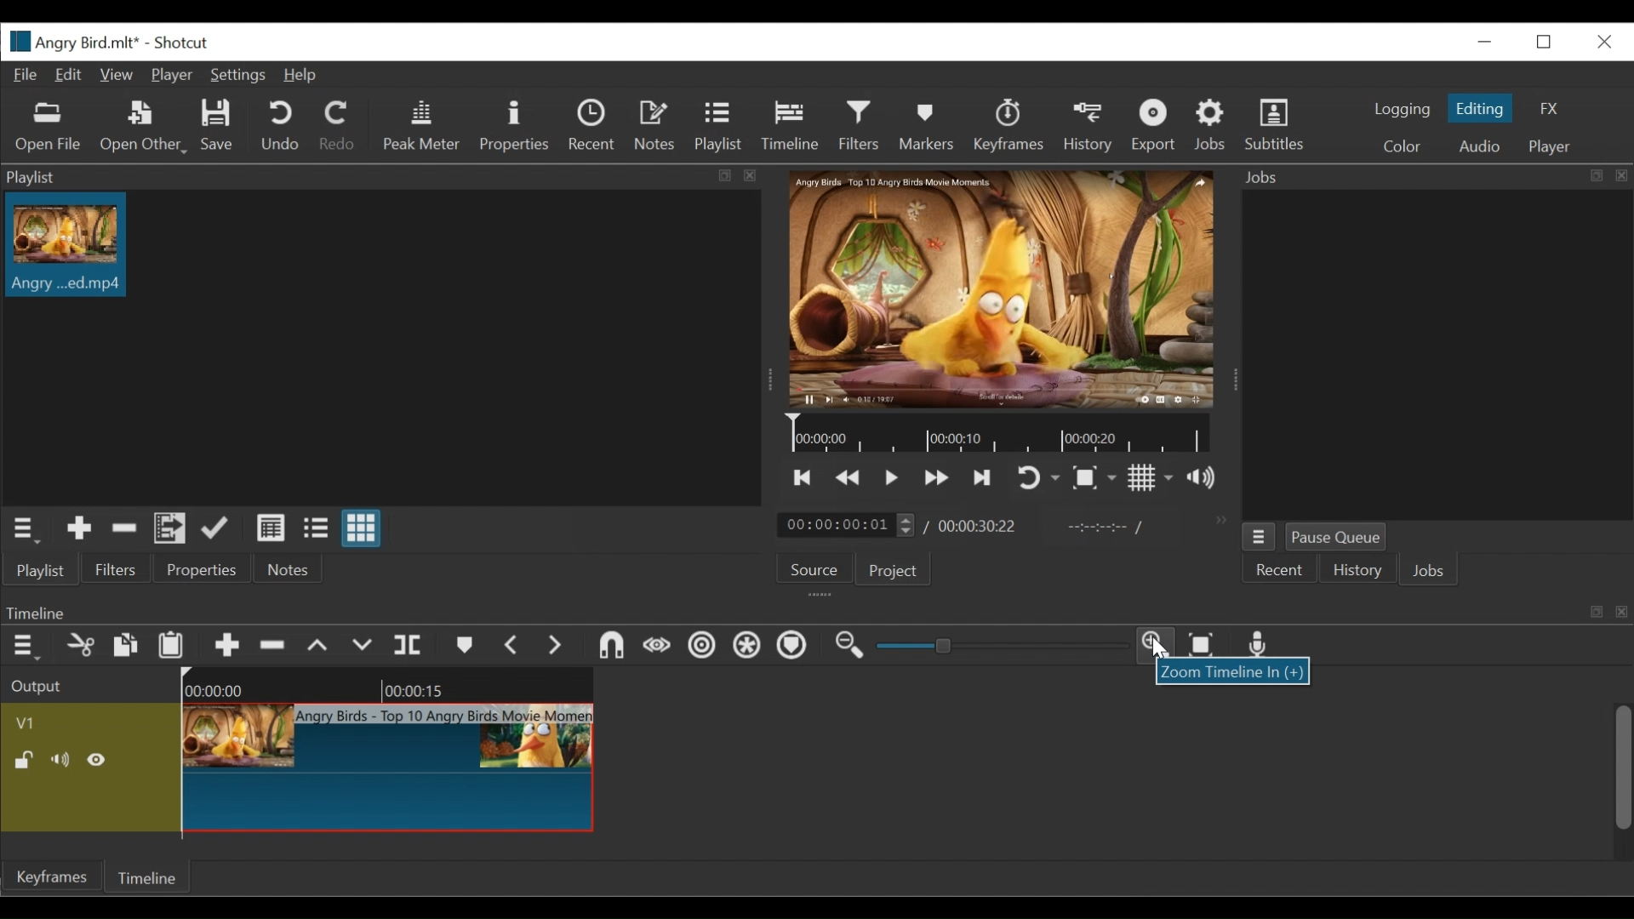 This screenshot has width=1634, height=919. What do you see at coordinates (169, 530) in the screenshot?
I see `Add files to the playlist` at bounding box center [169, 530].